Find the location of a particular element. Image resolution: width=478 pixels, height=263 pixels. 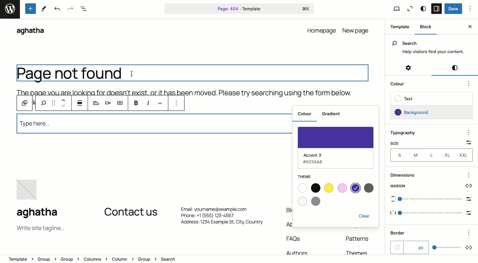

Authors is located at coordinates (295, 252).